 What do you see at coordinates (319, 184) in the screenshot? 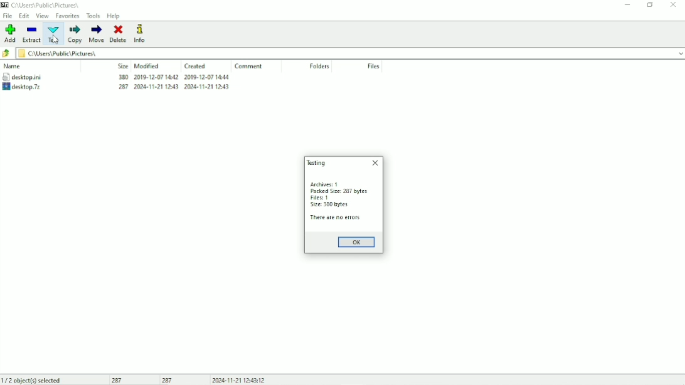
I see `Archives` at bounding box center [319, 184].